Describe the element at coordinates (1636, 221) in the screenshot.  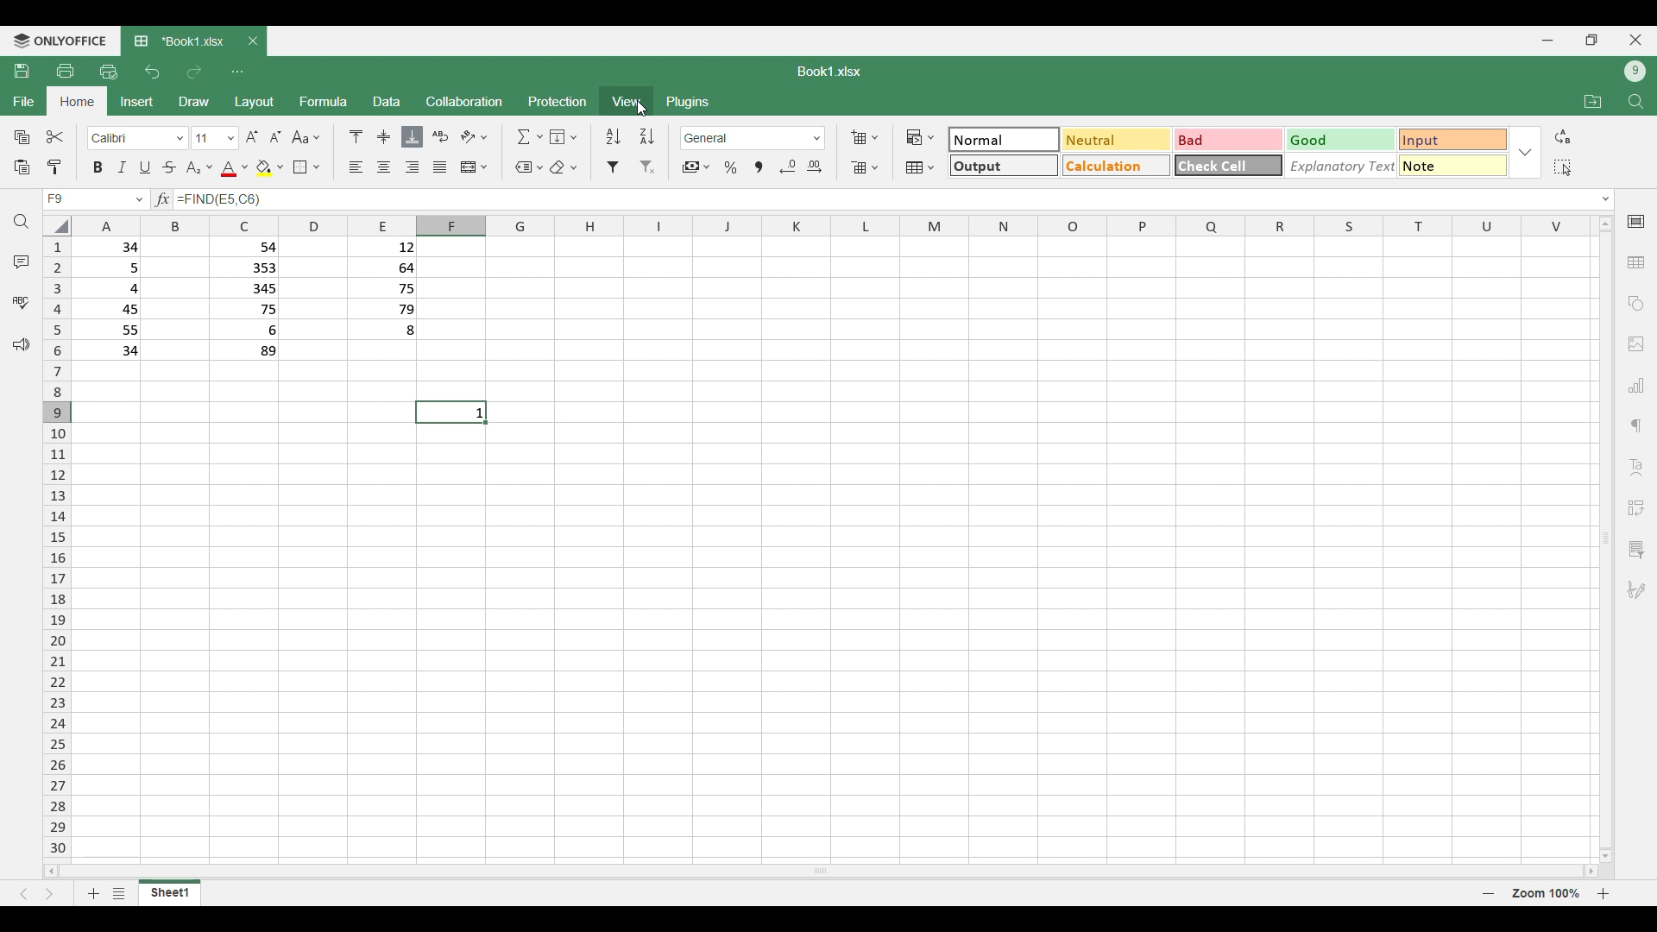
I see `Cell settings` at that location.